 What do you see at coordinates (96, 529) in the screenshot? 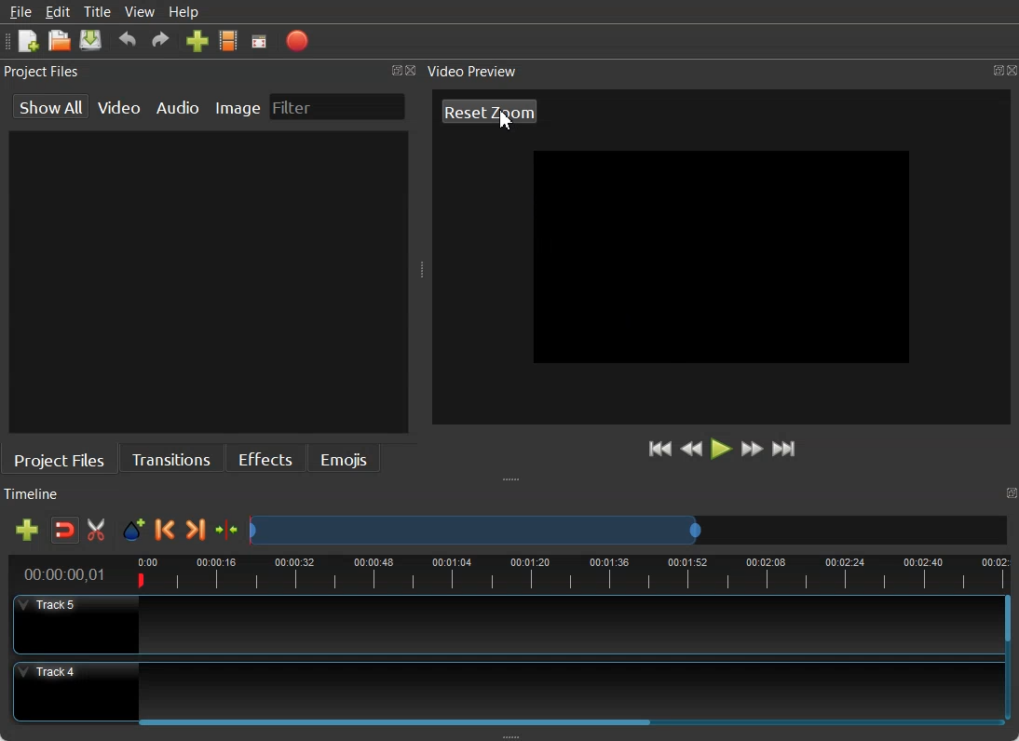
I see `Enable Razor` at bounding box center [96, 529].